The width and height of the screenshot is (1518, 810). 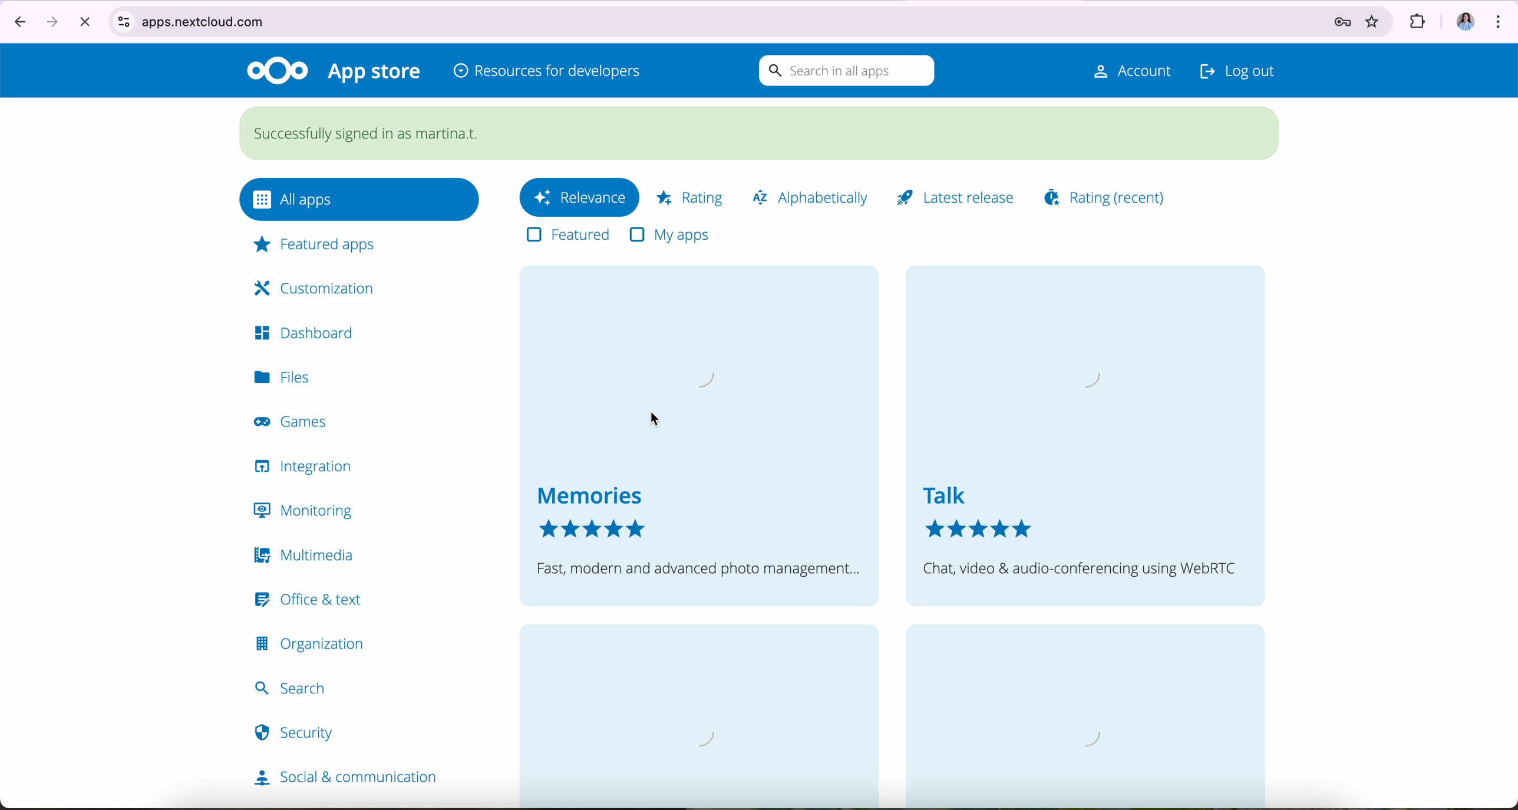 What do you see at coordinates (316, 245) in the screenshot?
I see `featured apps` at bounding box center [316, 245].